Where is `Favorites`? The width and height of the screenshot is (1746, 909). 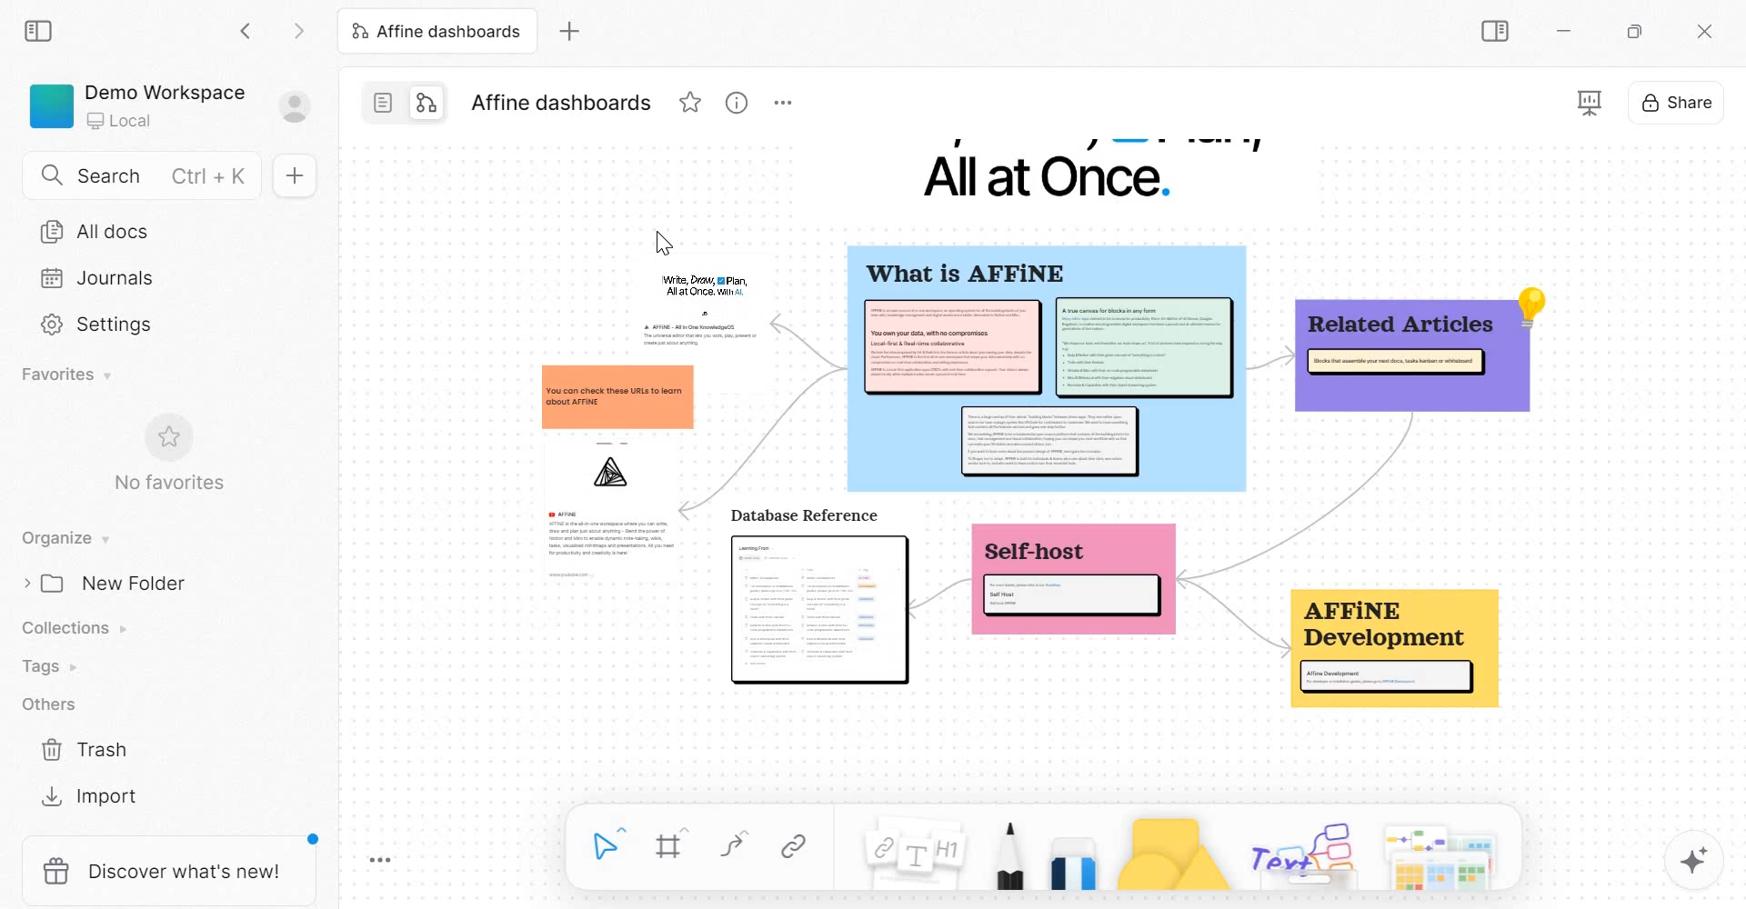
Favorites is located at coordinates (65, 375).